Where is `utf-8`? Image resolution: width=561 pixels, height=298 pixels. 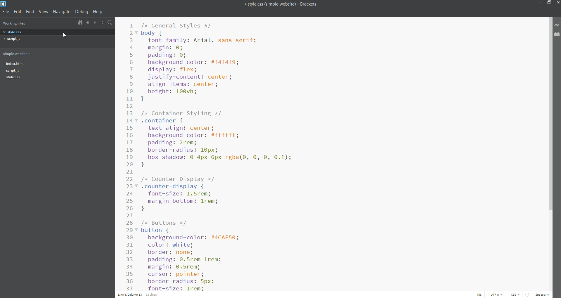
utf-8 is located at coordinates (496, 294).